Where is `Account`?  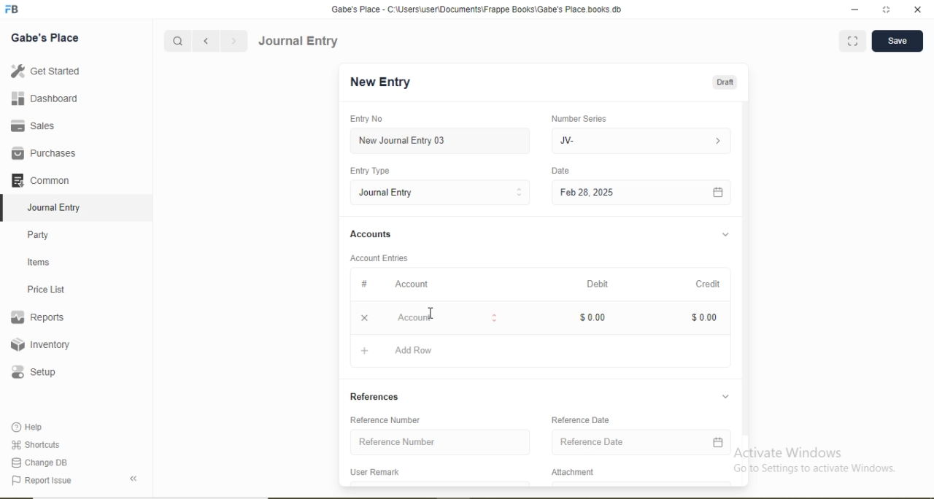
Account is located at coordinates (415, 318).